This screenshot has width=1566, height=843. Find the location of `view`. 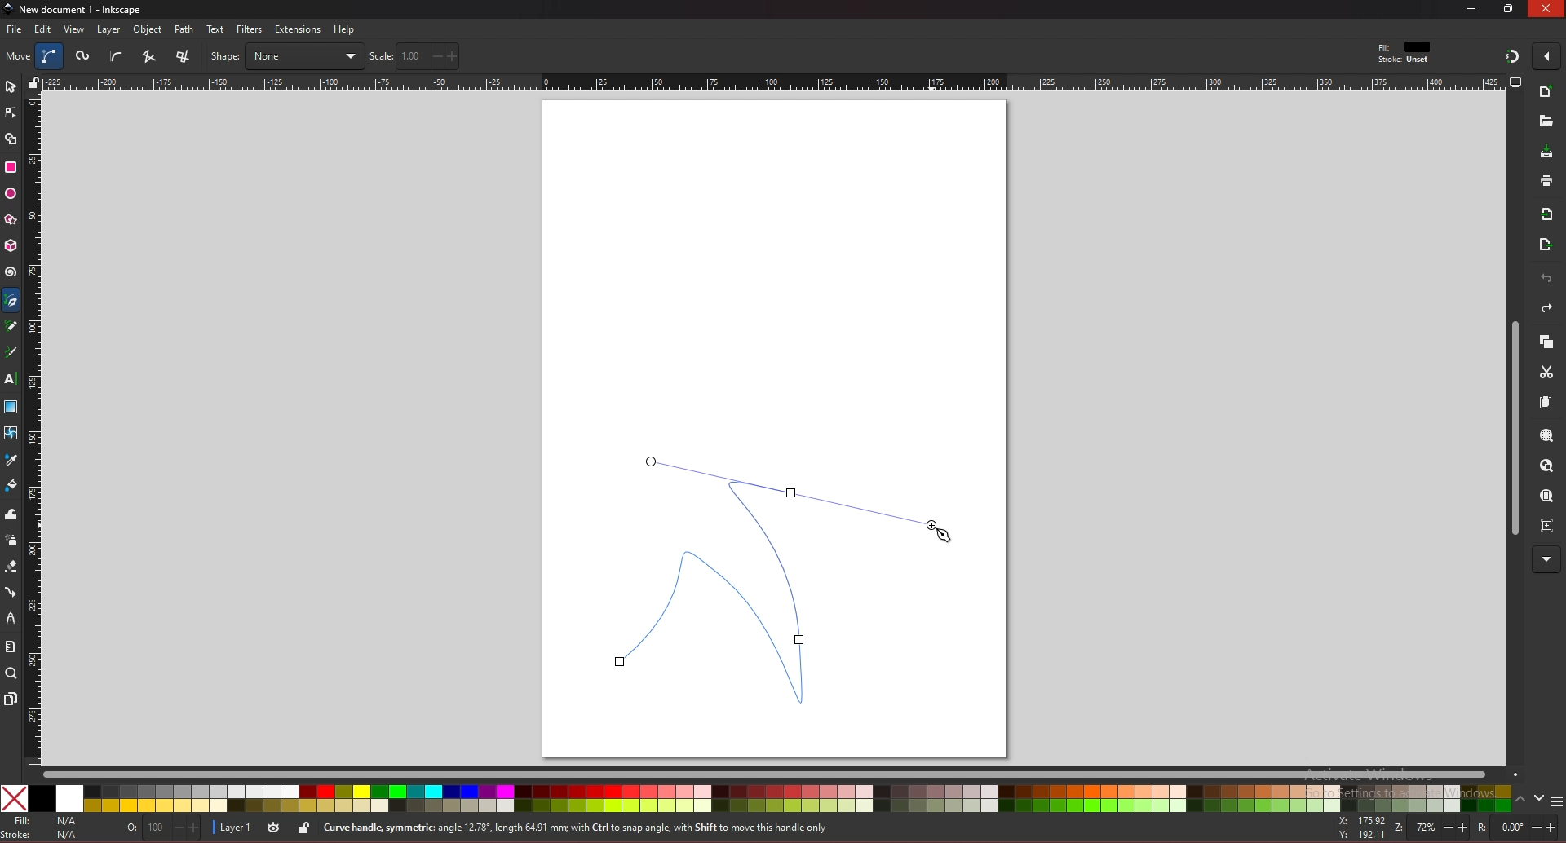

view is located at coordinates (75, 29).